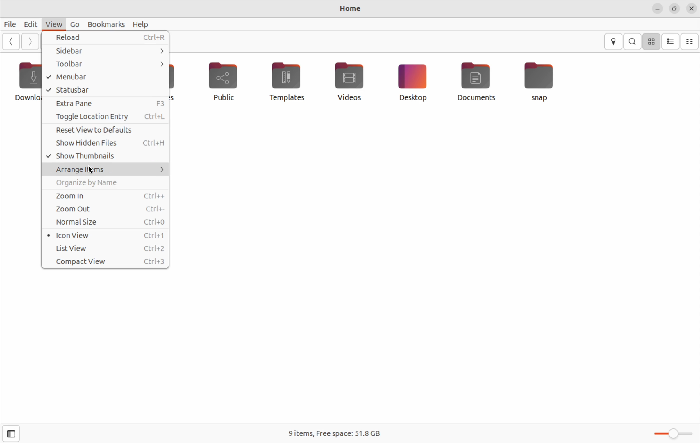 The width and height of the screenshot is (700, 443). I want to click on compact view, so click(690, 41).